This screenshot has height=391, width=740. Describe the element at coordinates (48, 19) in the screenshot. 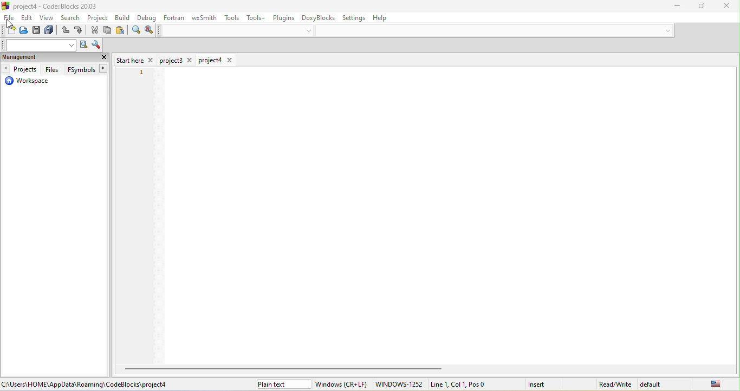

I see `view` at that location.